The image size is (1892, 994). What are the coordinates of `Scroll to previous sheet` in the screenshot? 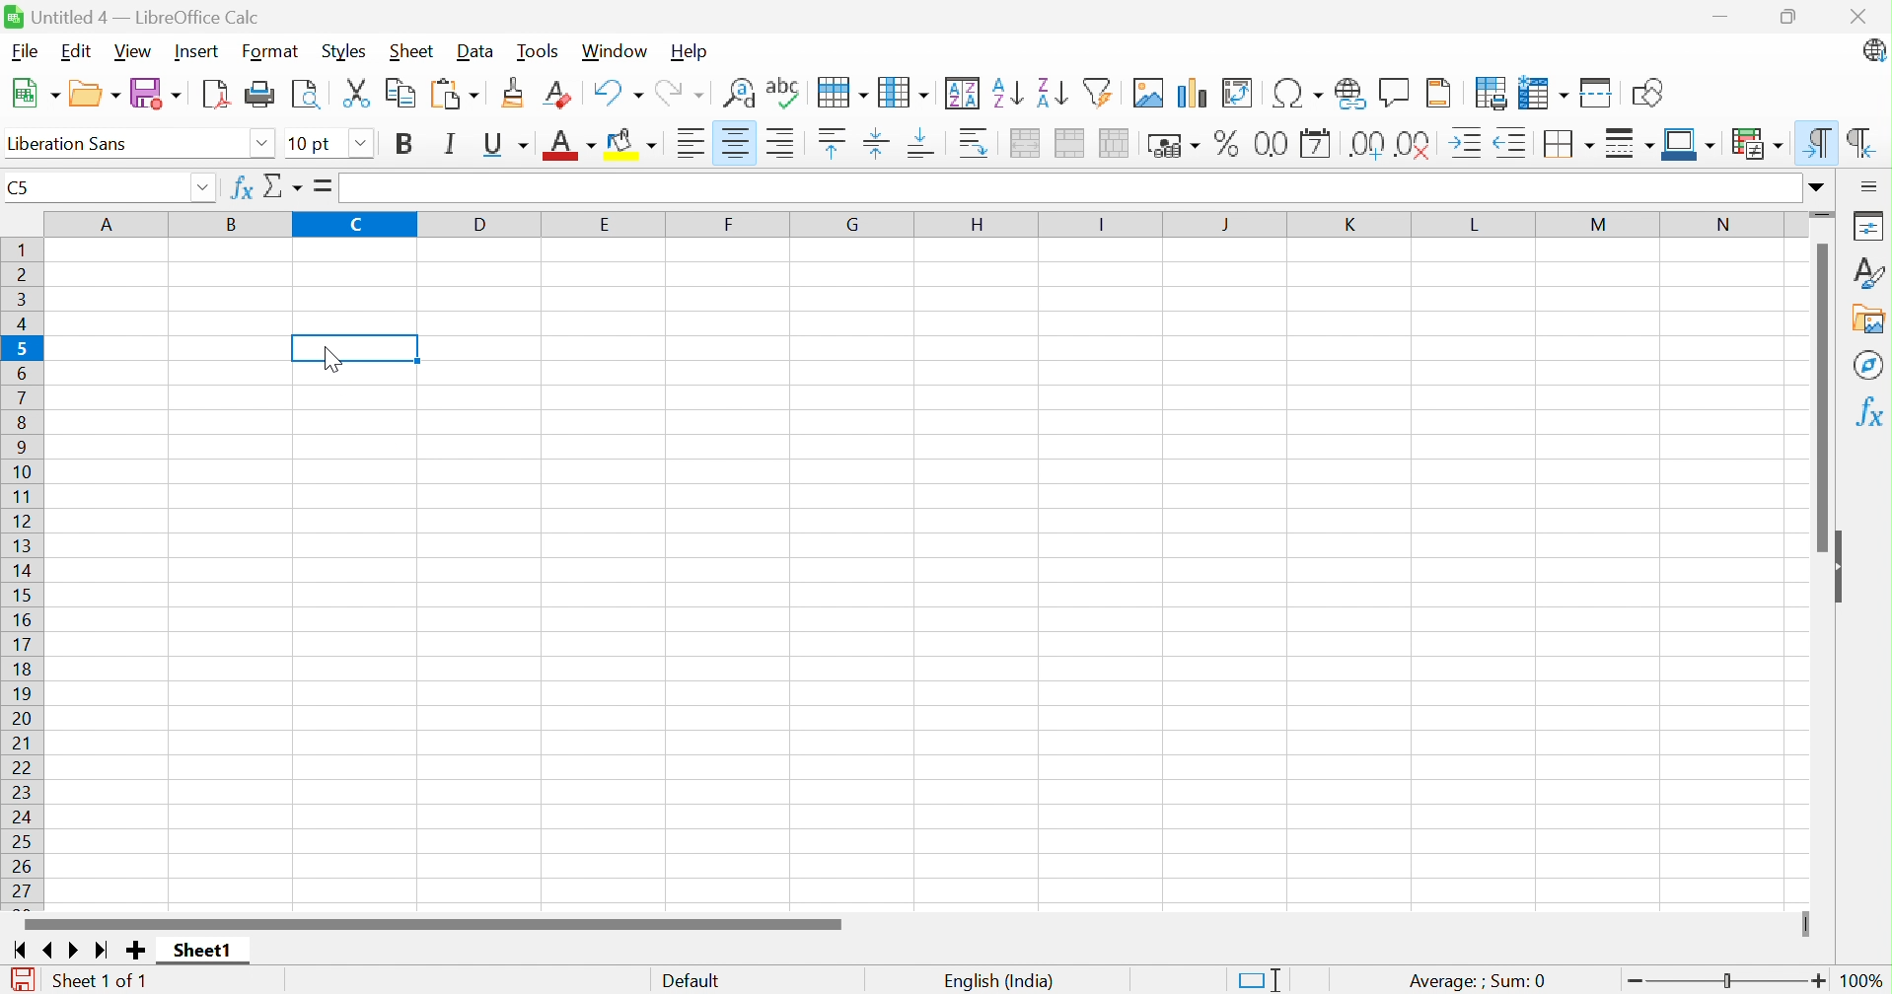 It's located at (50, 953).